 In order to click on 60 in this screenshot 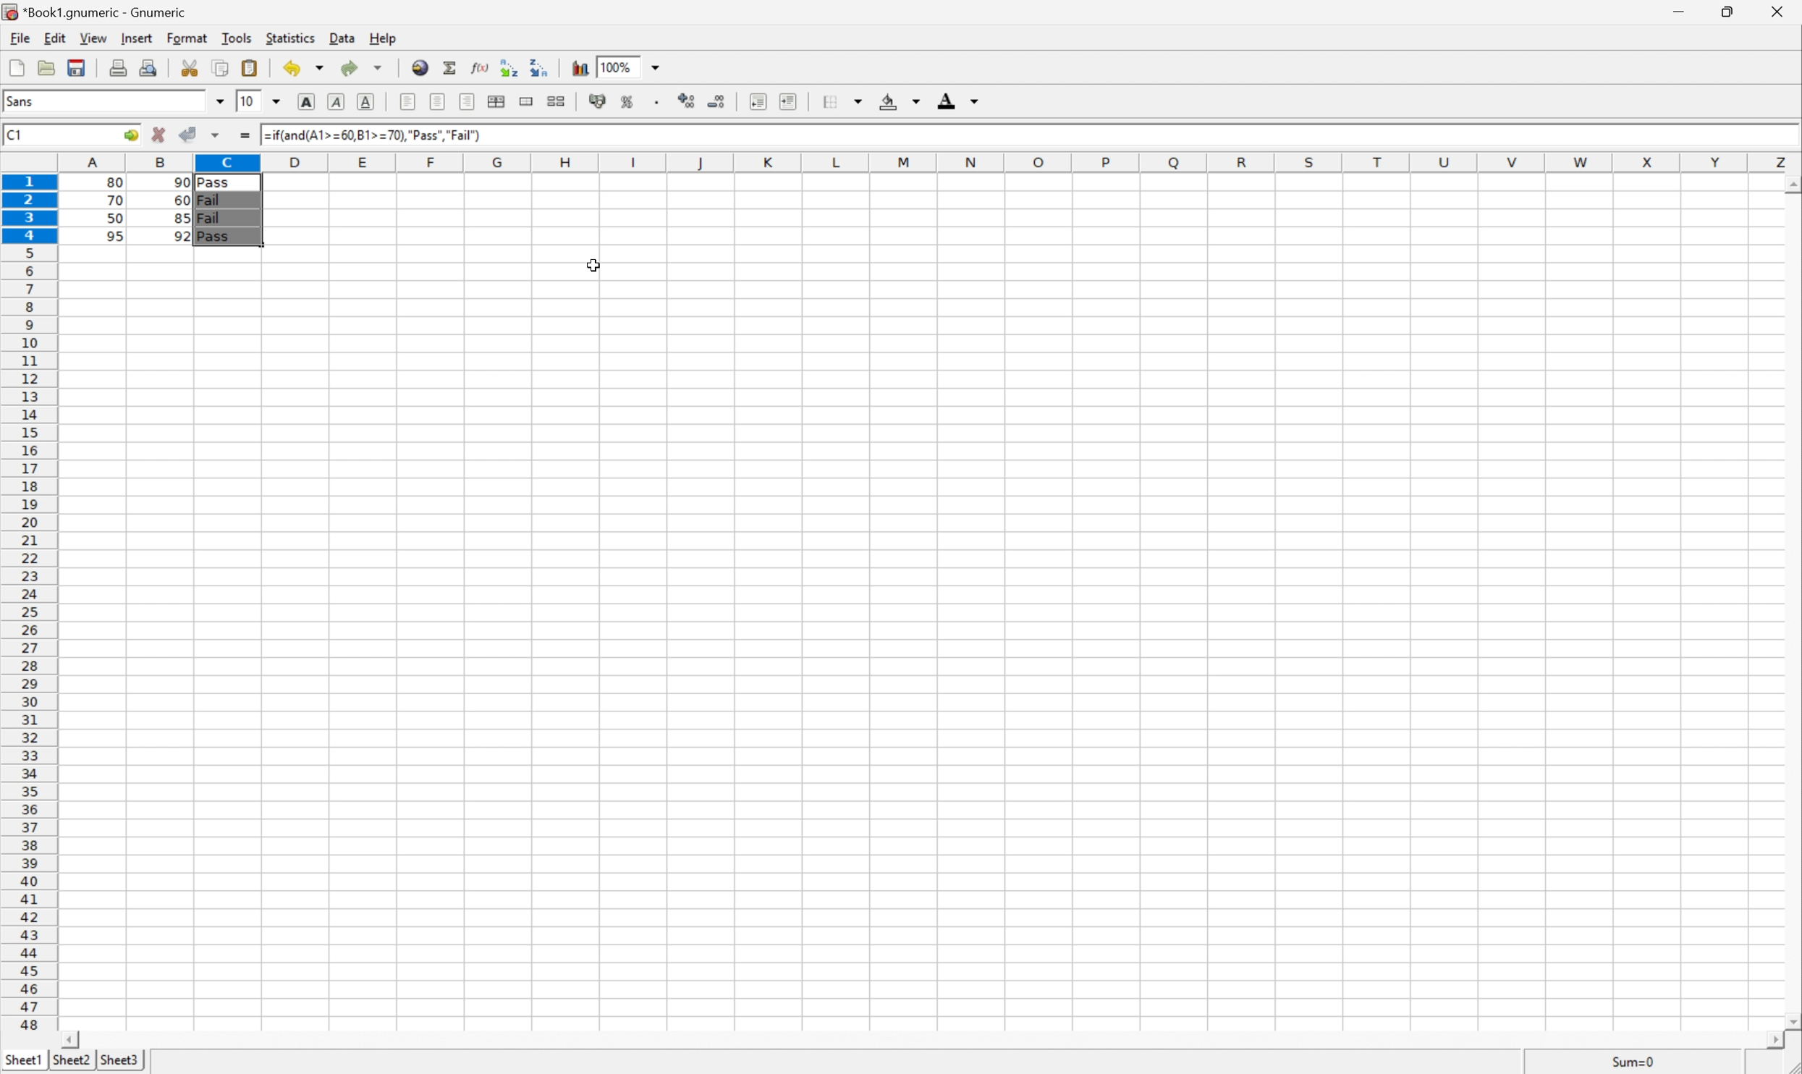, I will do `click(182, 200)`.